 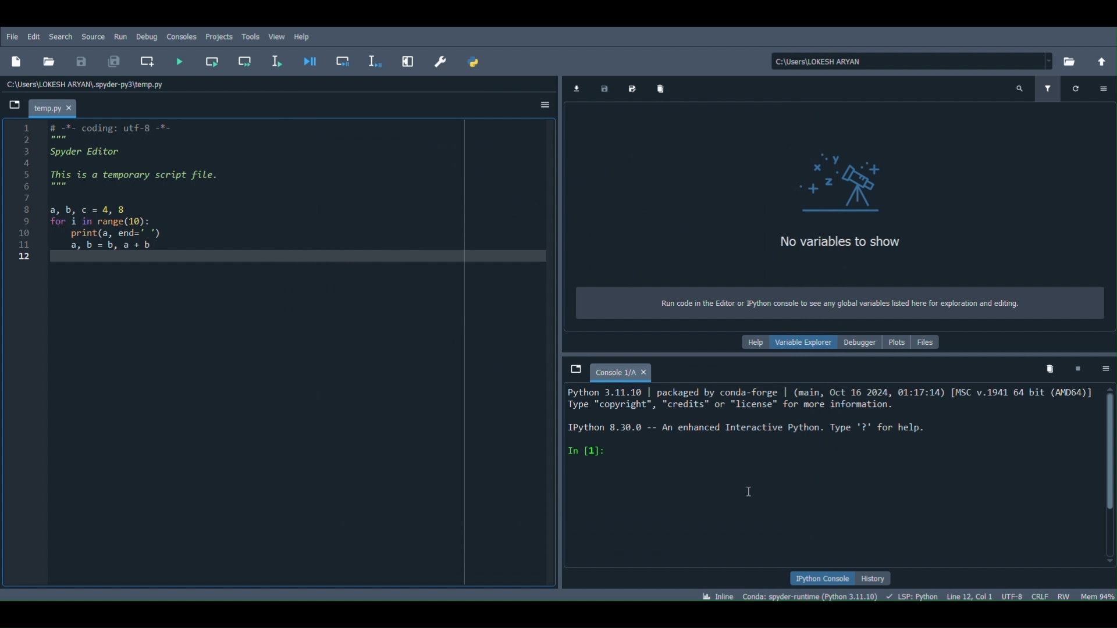 I want to click on File path, so click(x=88, y=83).